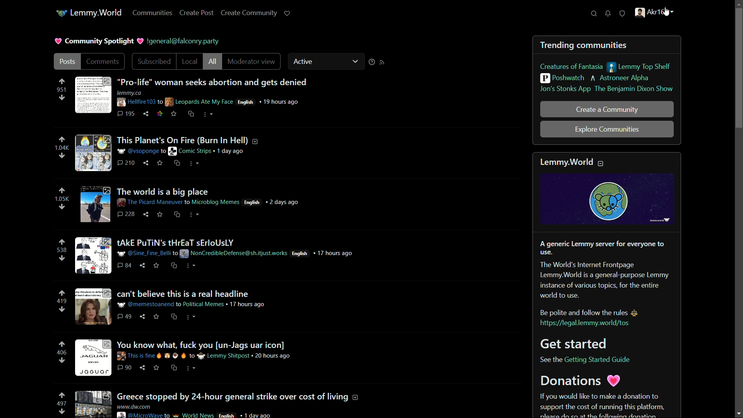 The image size is (743, 418). Describe the element at coordinates (287, 12) in the screenshot. I see `support lemmy.world` at that location.